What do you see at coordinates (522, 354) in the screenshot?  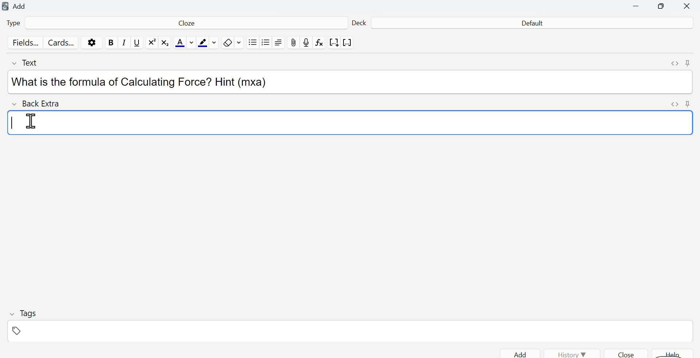 I see `Add` at bounding box center [522, 354].